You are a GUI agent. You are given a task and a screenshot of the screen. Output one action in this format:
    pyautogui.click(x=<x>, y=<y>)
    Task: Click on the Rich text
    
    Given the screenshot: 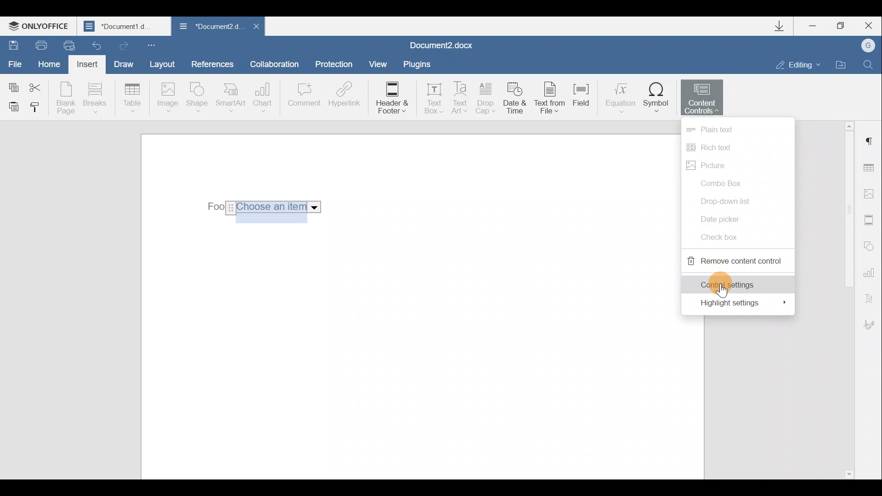 What is the action you would take?
    pyautogui.click(x=717, y=149)
    